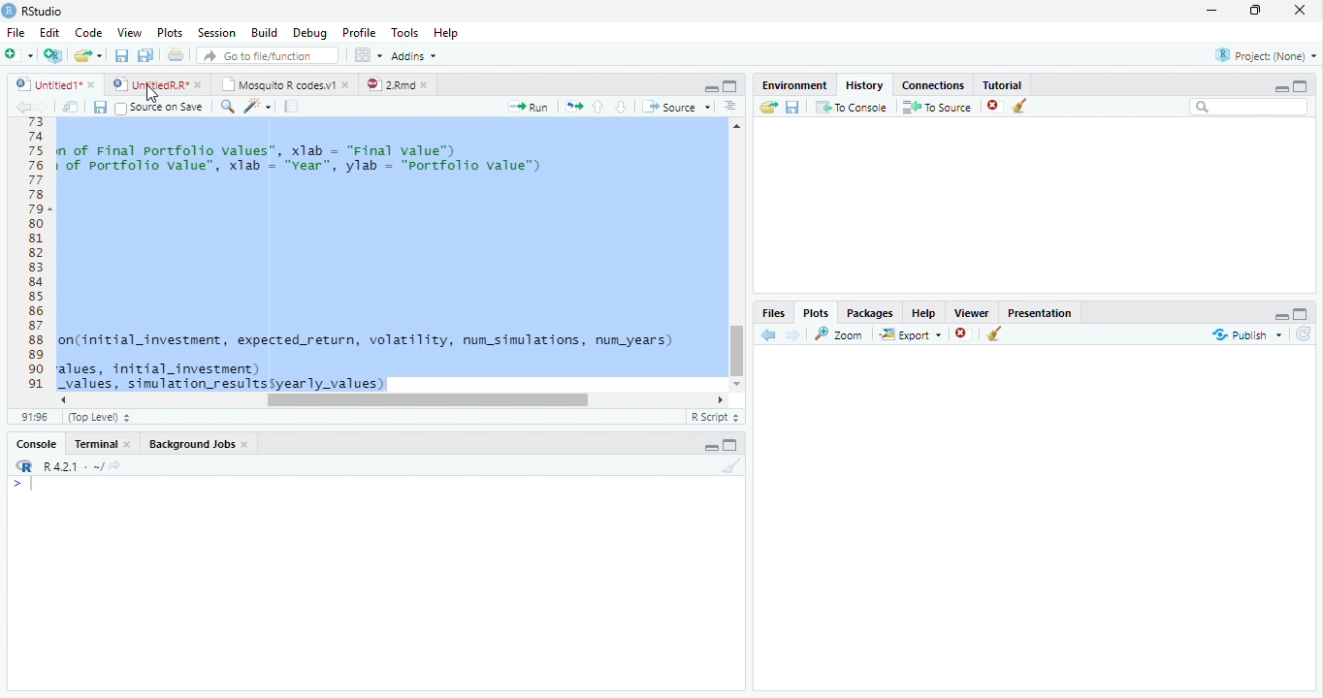  I want to click on Edit, so click(48, 31).